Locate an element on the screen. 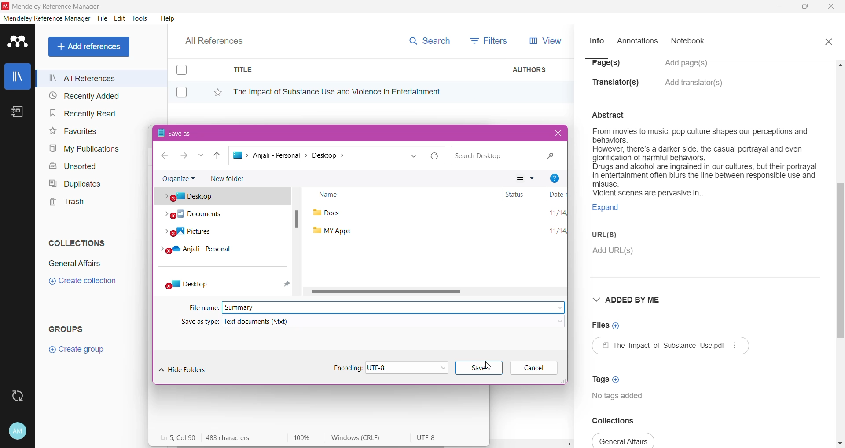  Added By Me is located at coordinates (629, 300).